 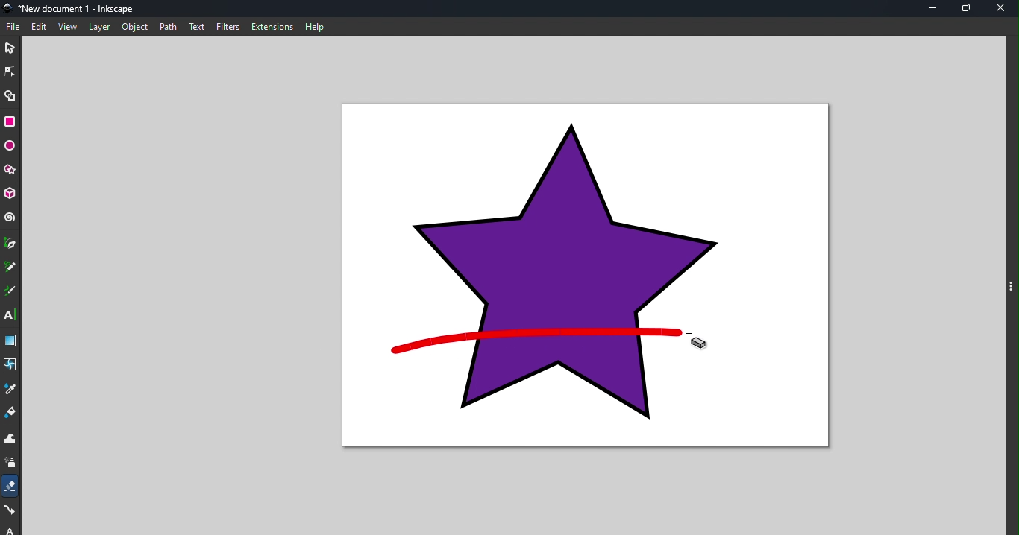 I want to click on minimize tool, so click(x=932, y=8).